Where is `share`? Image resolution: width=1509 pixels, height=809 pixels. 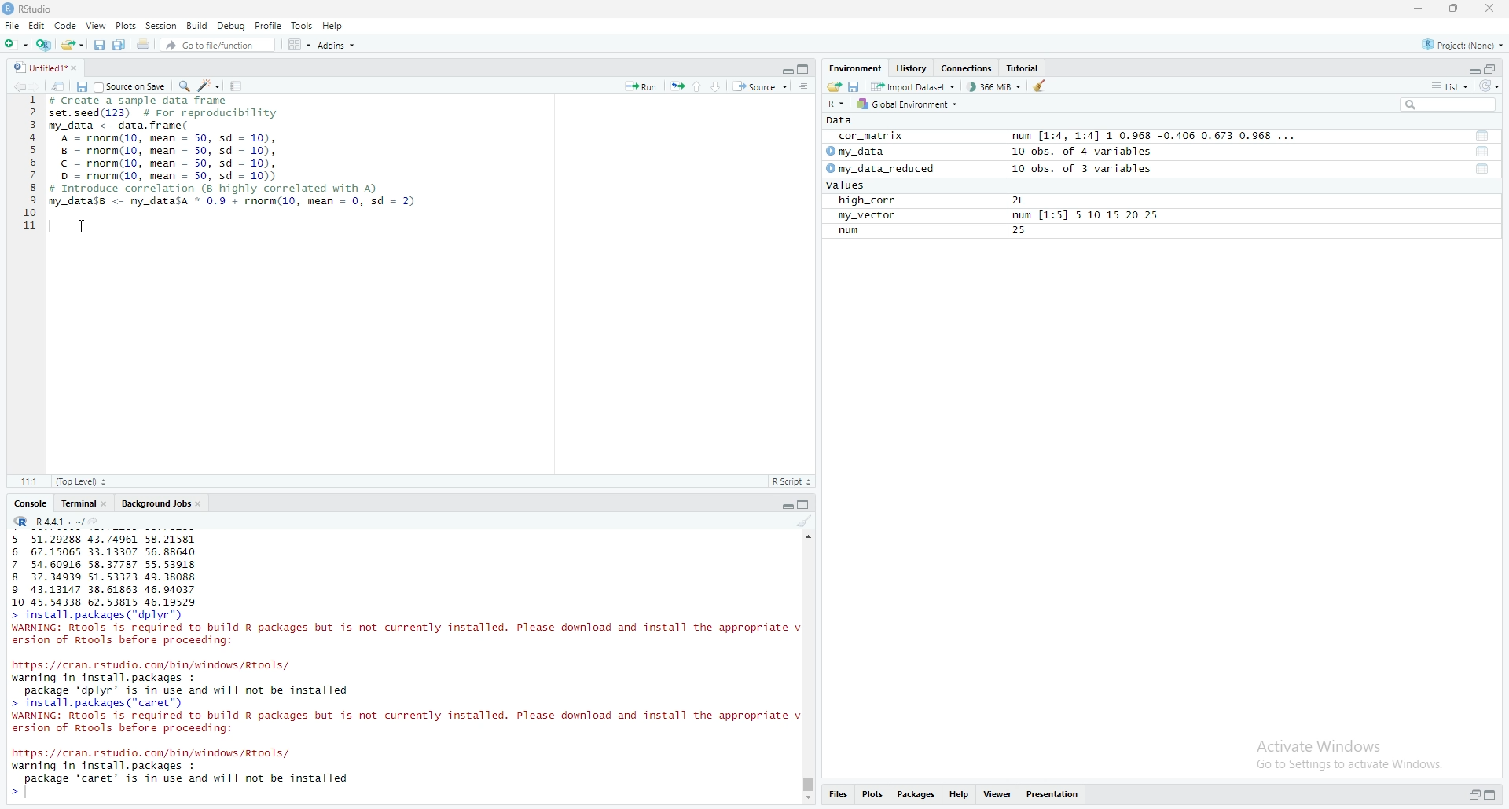 share is located at coordinates (835, 86).